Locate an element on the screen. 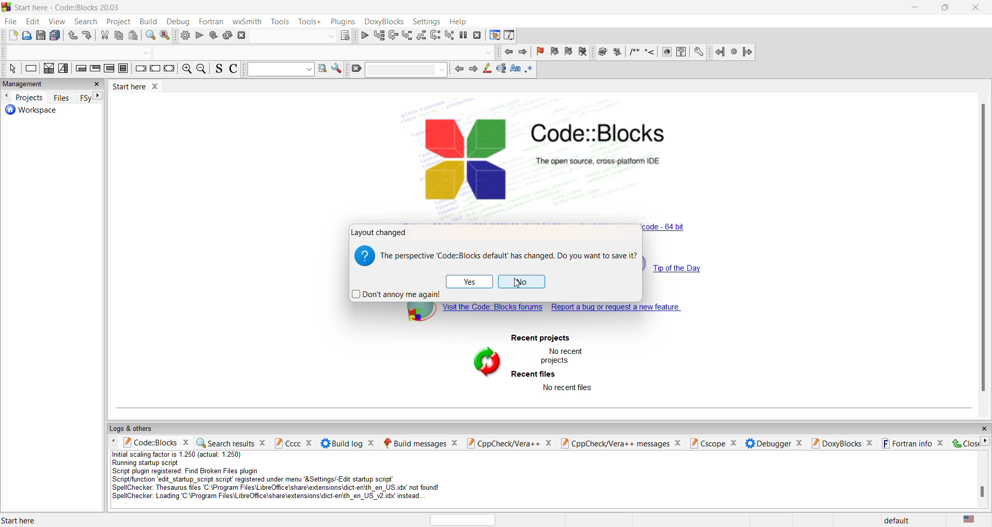  default is located at coordinates (897, 519).